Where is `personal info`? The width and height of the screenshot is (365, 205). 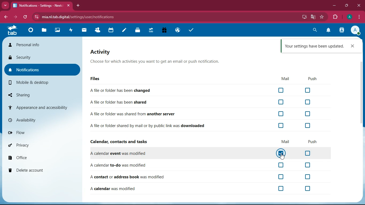 personal info is located at coordinates (43, 45).